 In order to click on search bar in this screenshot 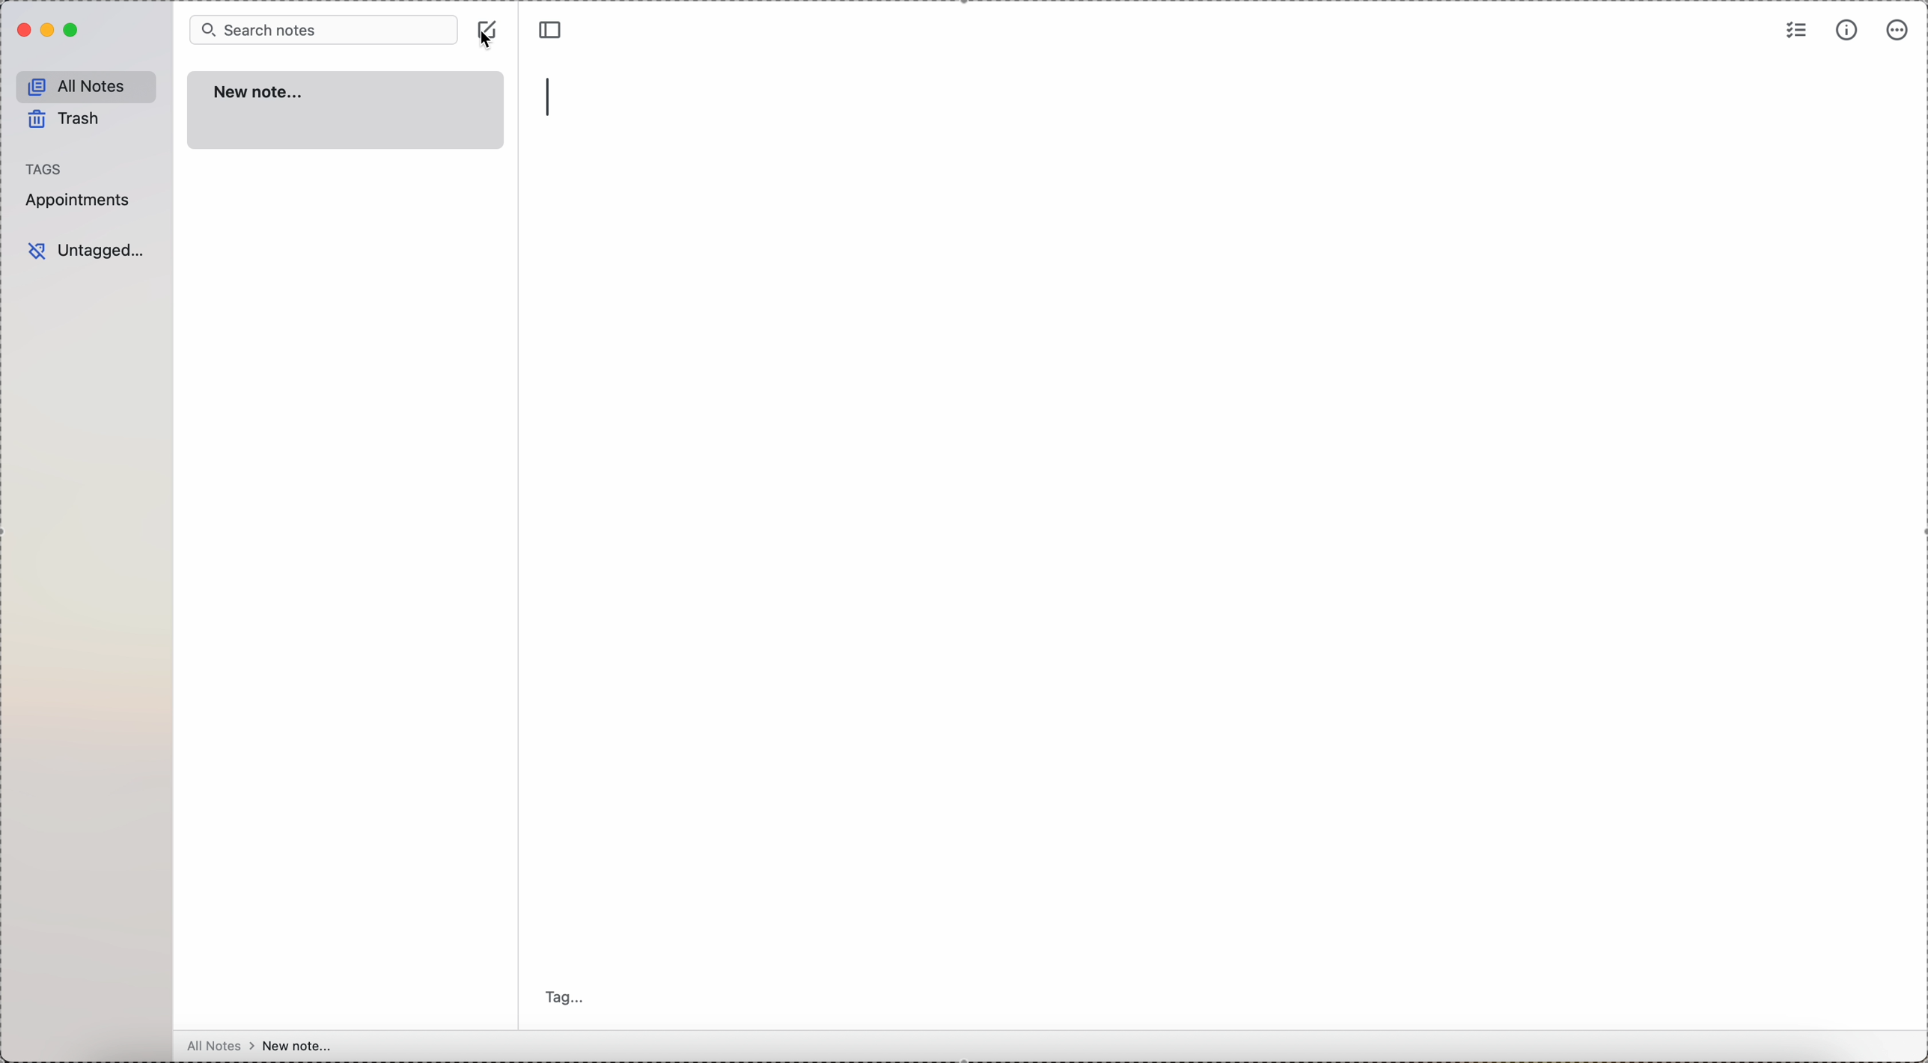, I will do `click(323, 28)`.